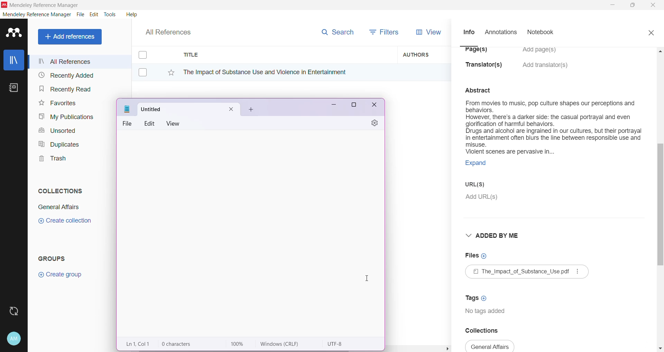 The width and height of the screenshot is (664, 352). I want to click on Line, Column of the pasted text area on the Notepad, so click(139, 344).